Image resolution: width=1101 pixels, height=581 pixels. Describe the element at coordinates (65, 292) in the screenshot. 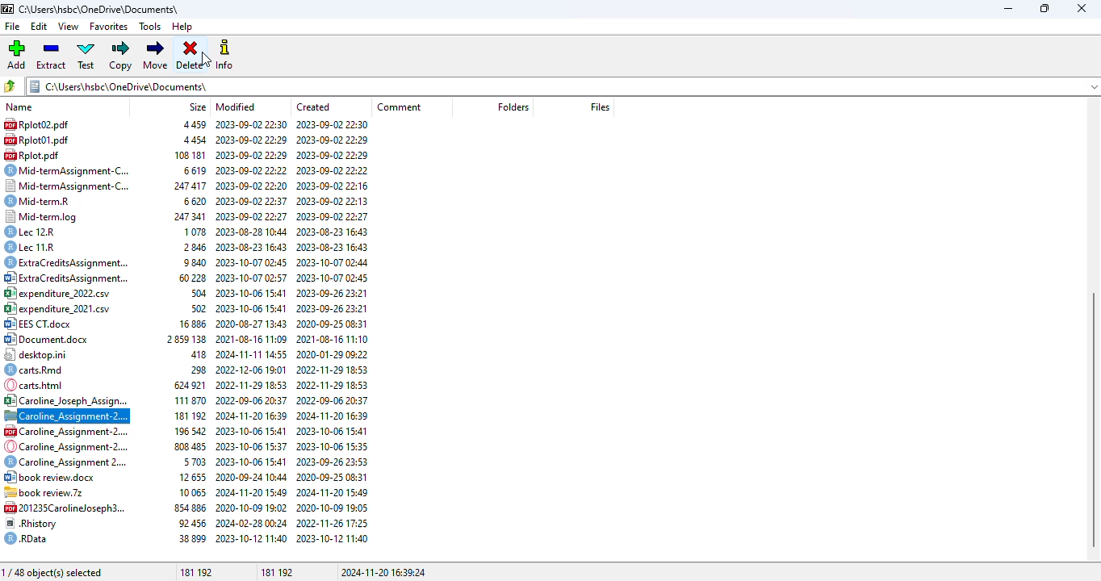

I see ` expenditure 2022.csv` at that location.